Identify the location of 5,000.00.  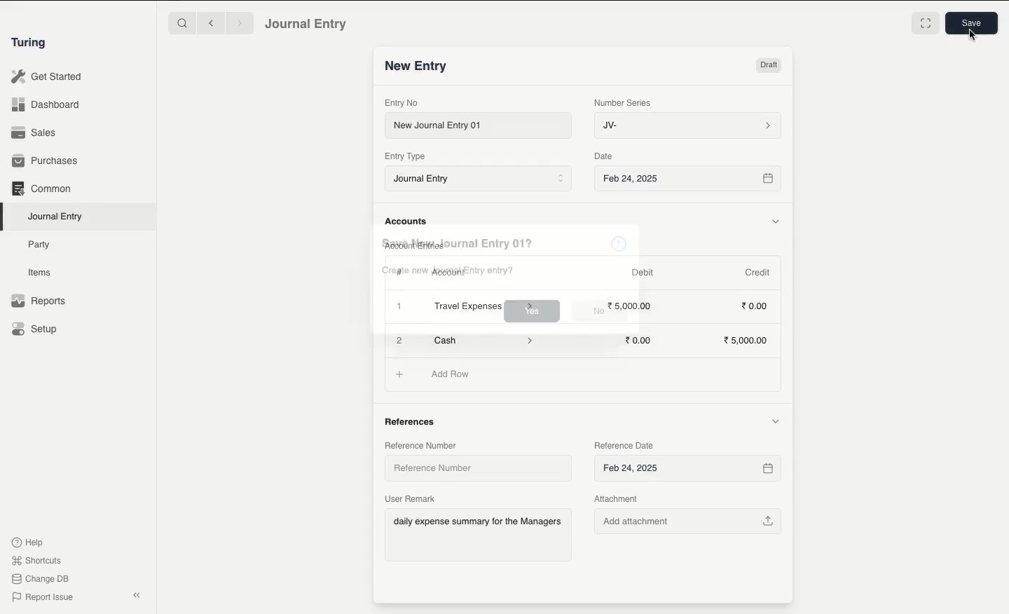
(749, 341).